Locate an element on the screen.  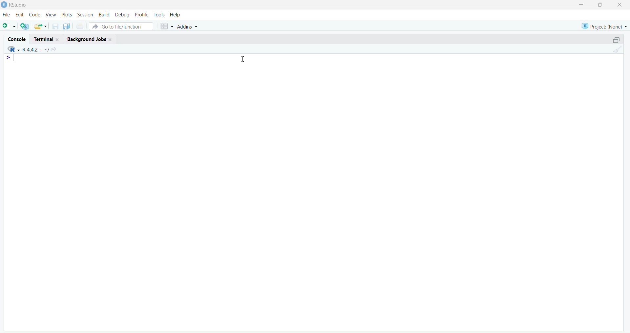
> is located at coordinates (9, 58).